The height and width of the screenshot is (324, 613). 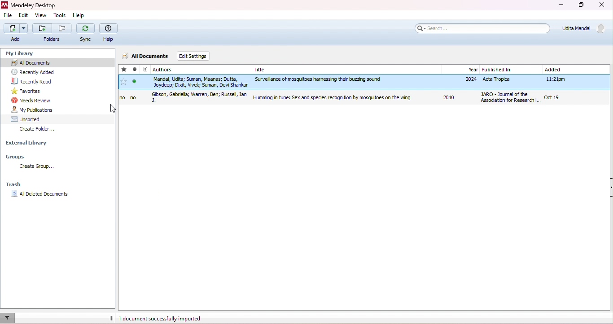 I want to click on recently added, so click(x=32, y=72).